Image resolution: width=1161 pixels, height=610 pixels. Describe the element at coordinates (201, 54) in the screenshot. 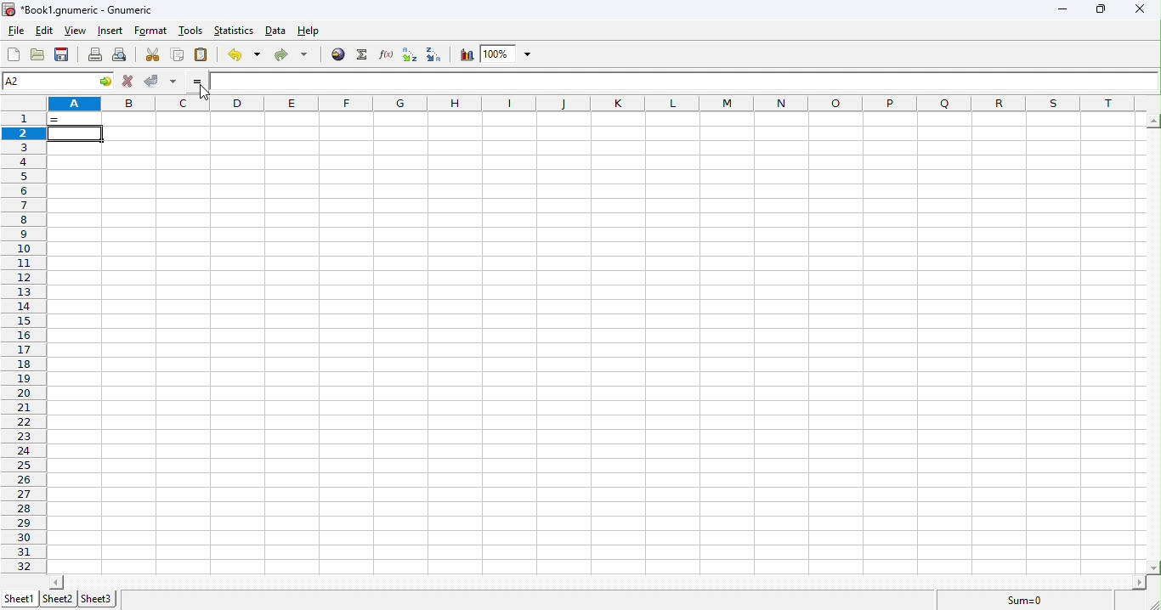

I see `paste` at that location.